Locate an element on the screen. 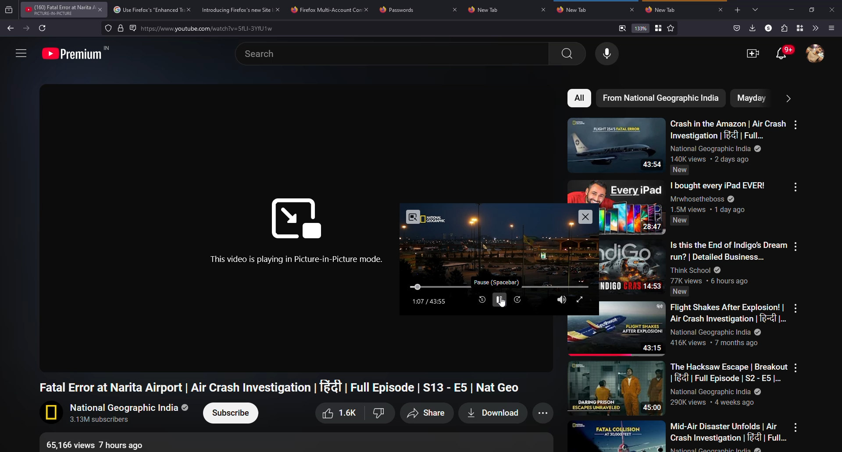  more is located at coordinates (796, 246).